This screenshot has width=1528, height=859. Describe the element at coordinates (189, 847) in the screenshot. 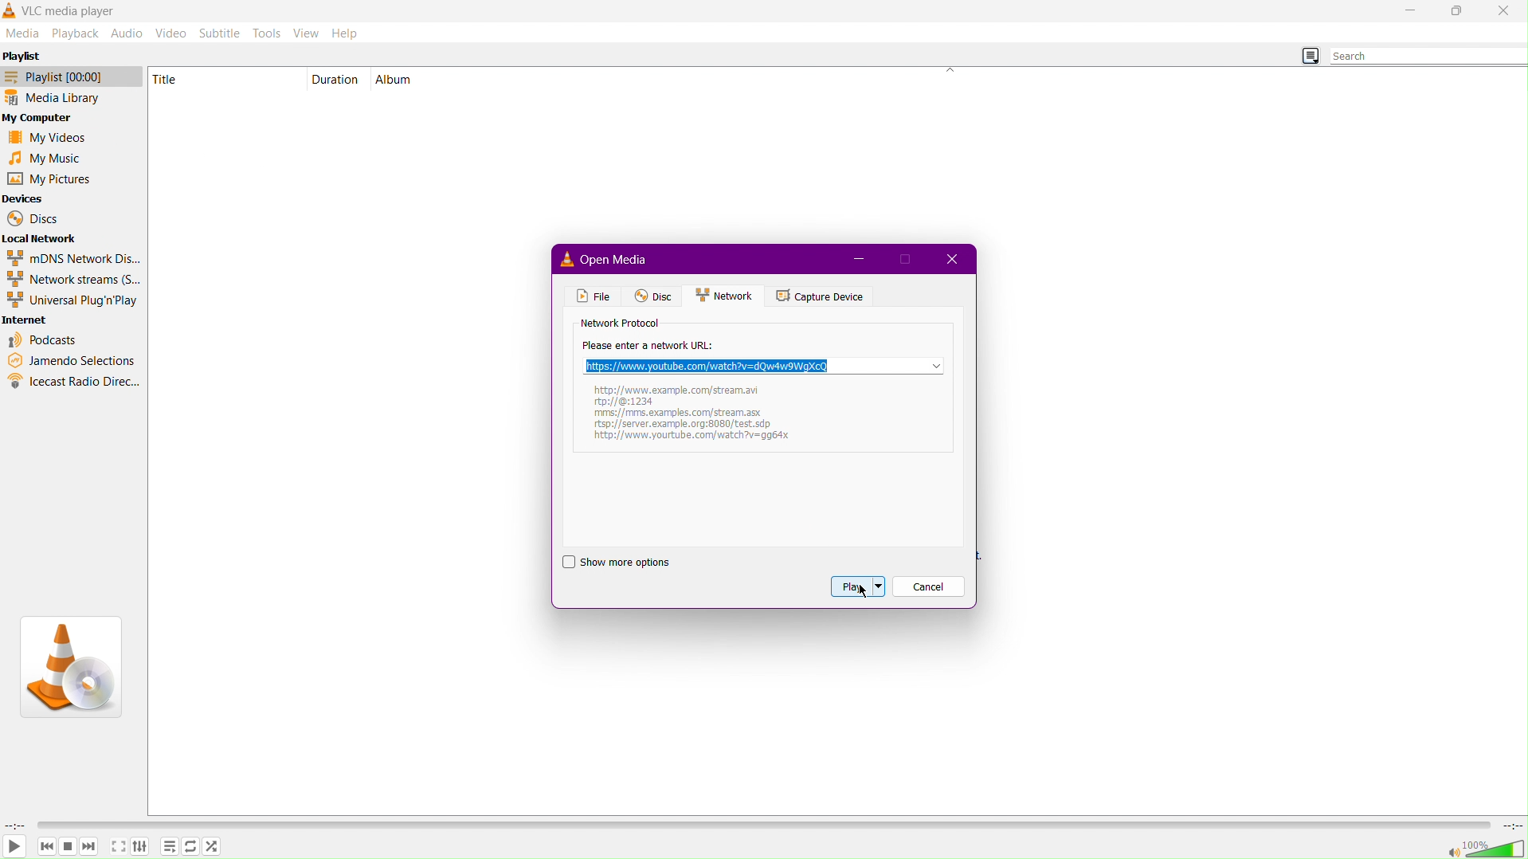

I see `Toggle Loop` at that location.